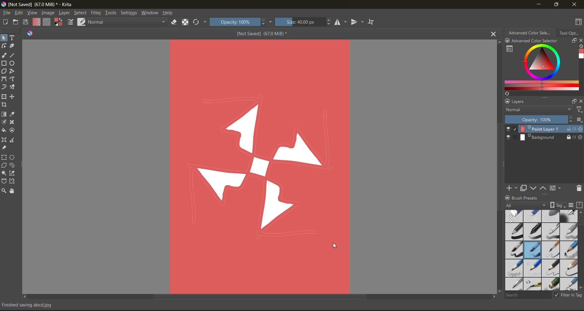 The height and width of the screenshot is (311, 584). Describe the element at coordinates (16, 22) in the screenshot. I see `open` at that location.